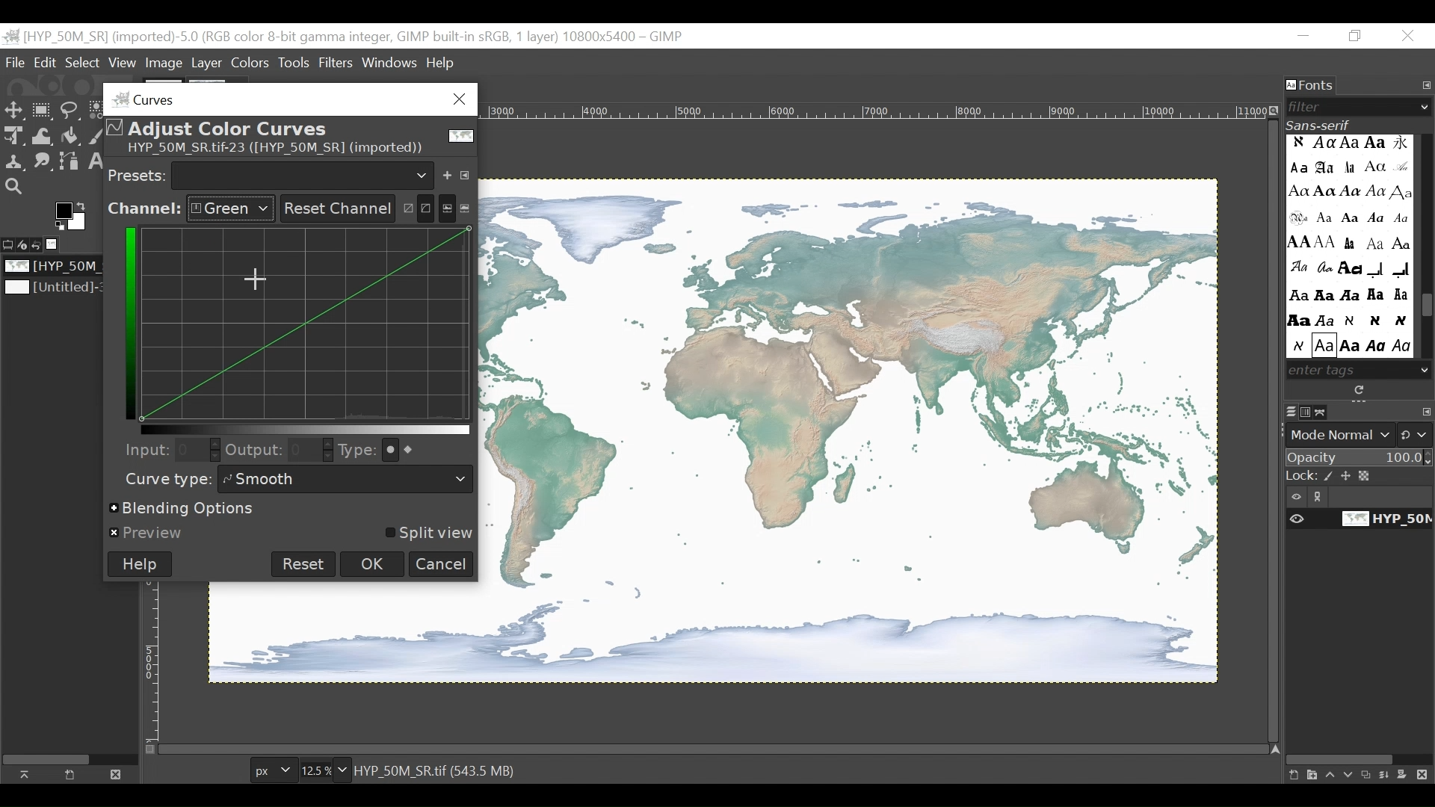 This screenshot has height=807, width=1435. What do you see at coordinates (57, 267) in the screenshot?
I see `Image` at bounding box center [57, 267].